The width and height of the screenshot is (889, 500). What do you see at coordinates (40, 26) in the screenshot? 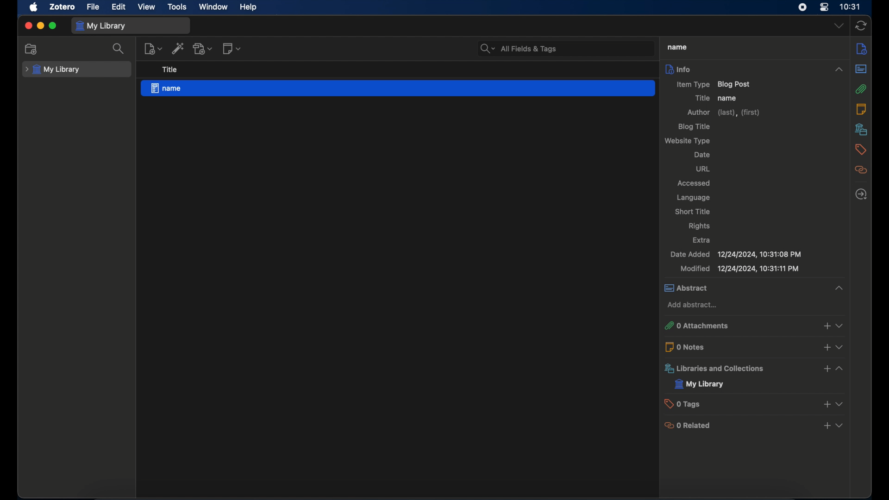
I see `minimize` at bounding box center [40, 26].